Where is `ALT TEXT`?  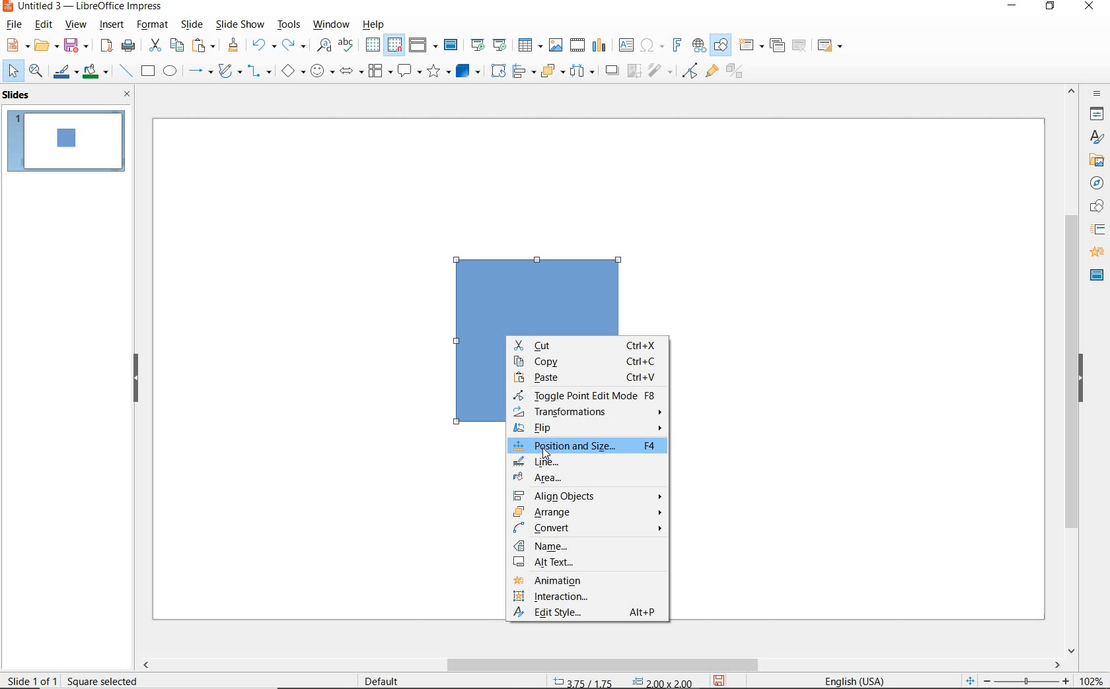 ALT TEXT is located at coordinates (587, 562).